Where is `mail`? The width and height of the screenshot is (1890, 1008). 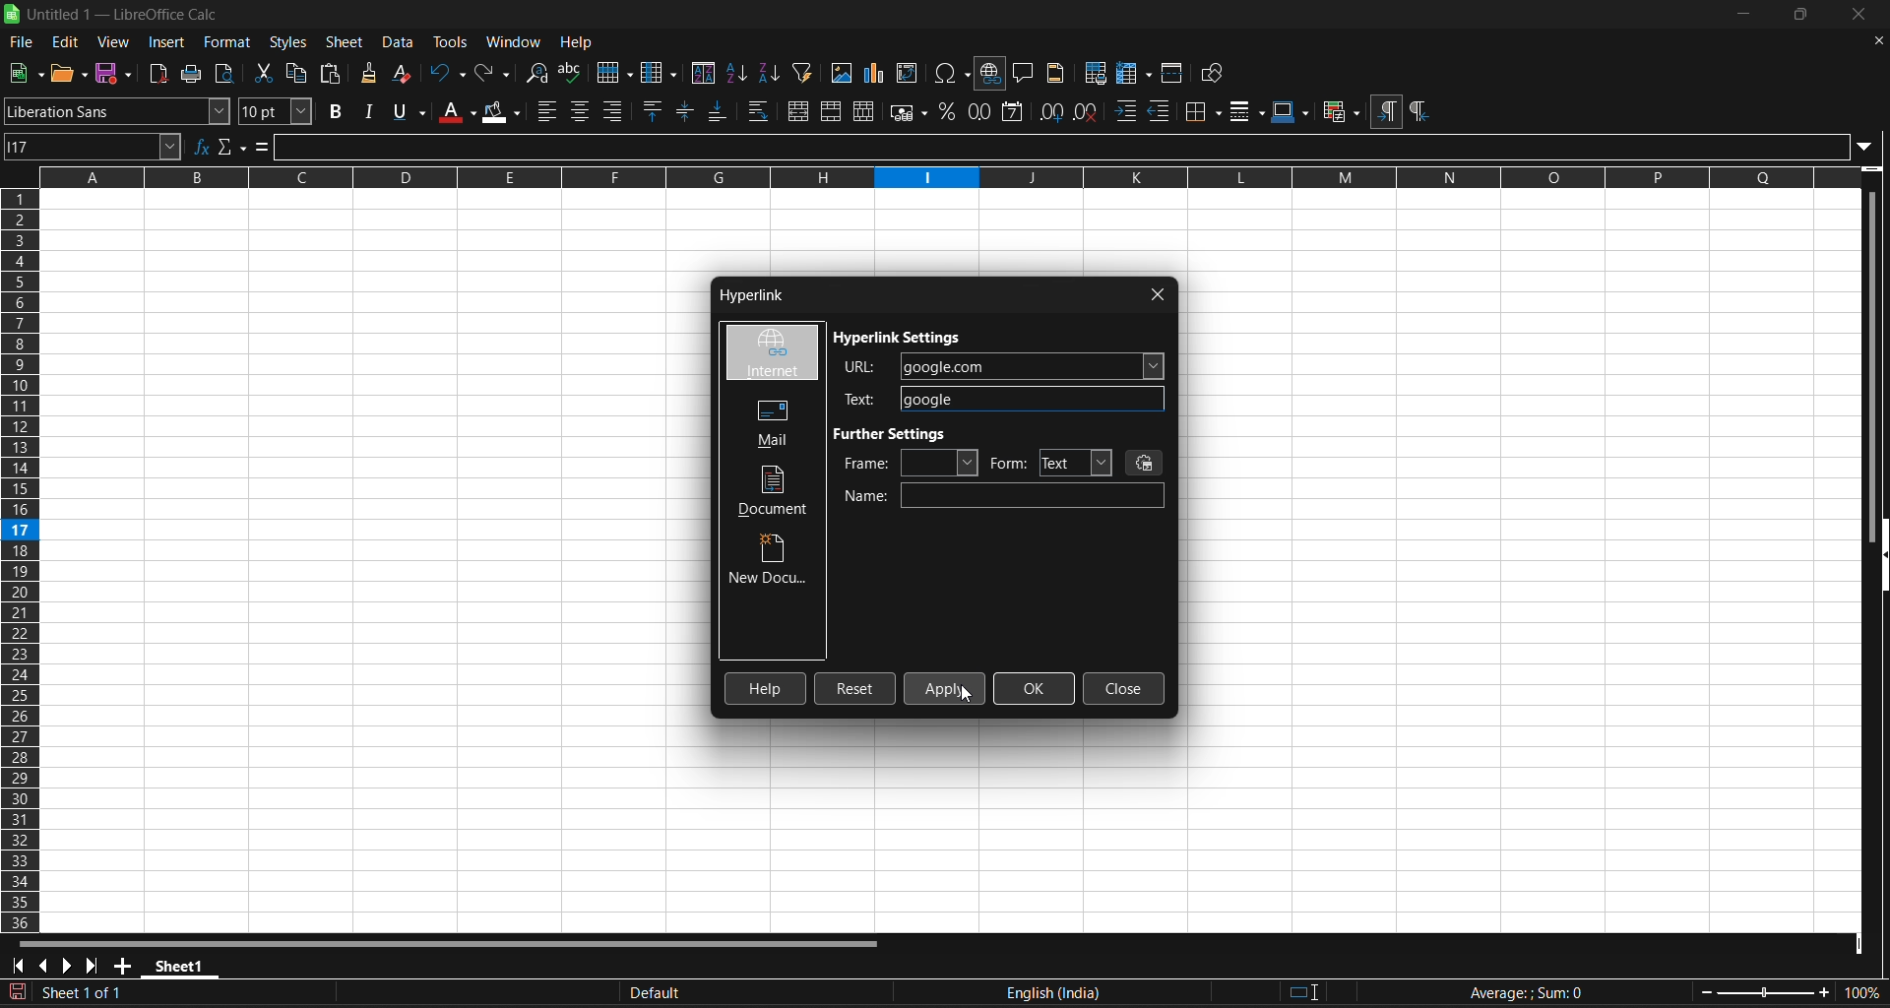
mail is located at coordinates (767, 421).